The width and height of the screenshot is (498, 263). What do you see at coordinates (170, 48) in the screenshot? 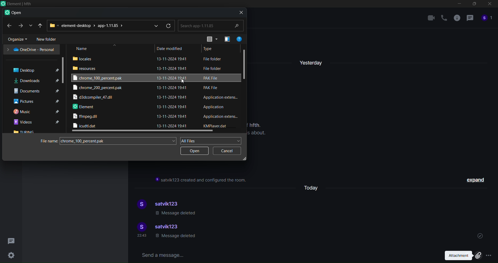
I see `date modified` at bounding box center [170, 48].